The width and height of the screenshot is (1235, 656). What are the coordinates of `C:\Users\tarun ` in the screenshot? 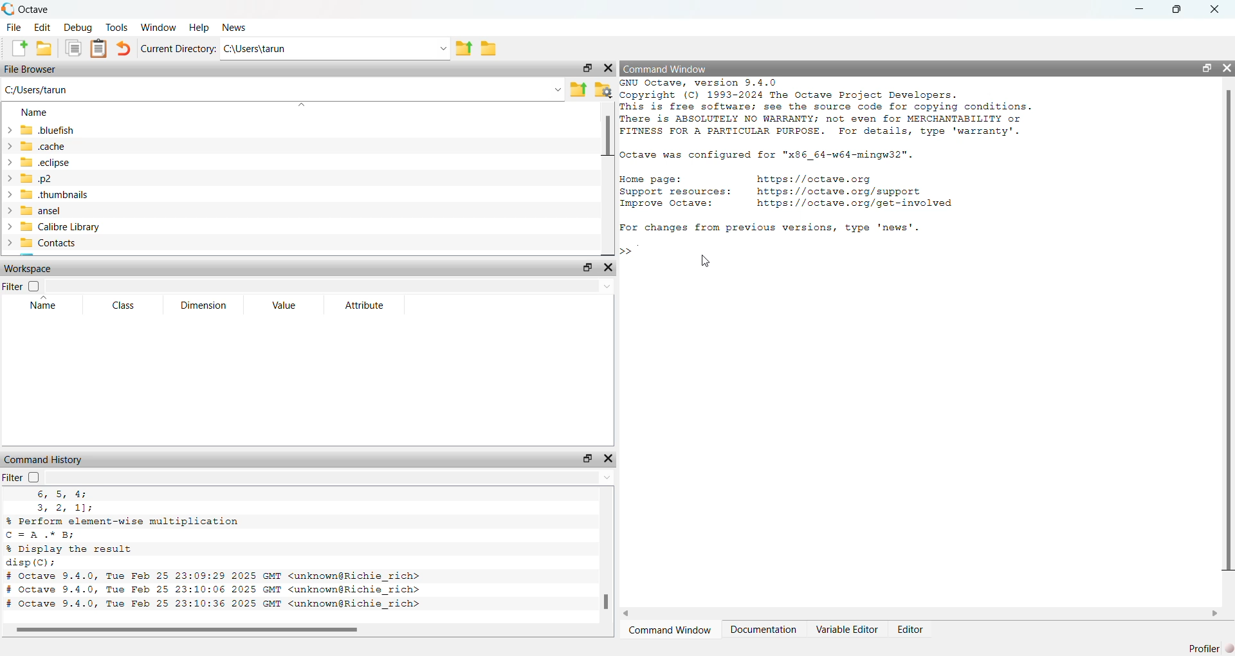 It's located at (334, 49).